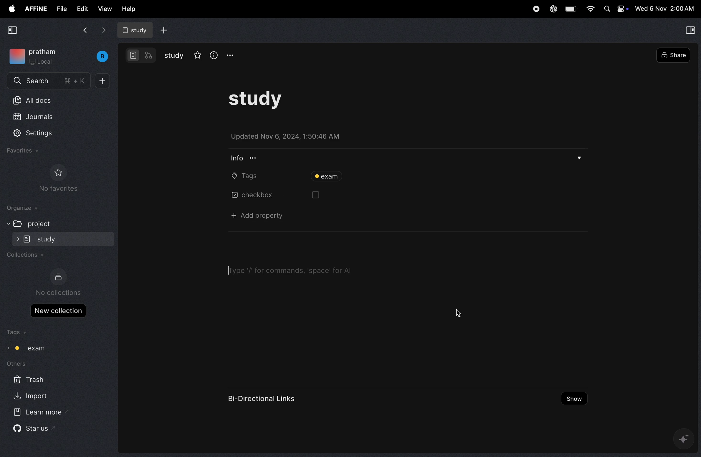  What do you see at coordinates (213, 55) in the screenshot?
I see `info` at bounding box center [213, 55].